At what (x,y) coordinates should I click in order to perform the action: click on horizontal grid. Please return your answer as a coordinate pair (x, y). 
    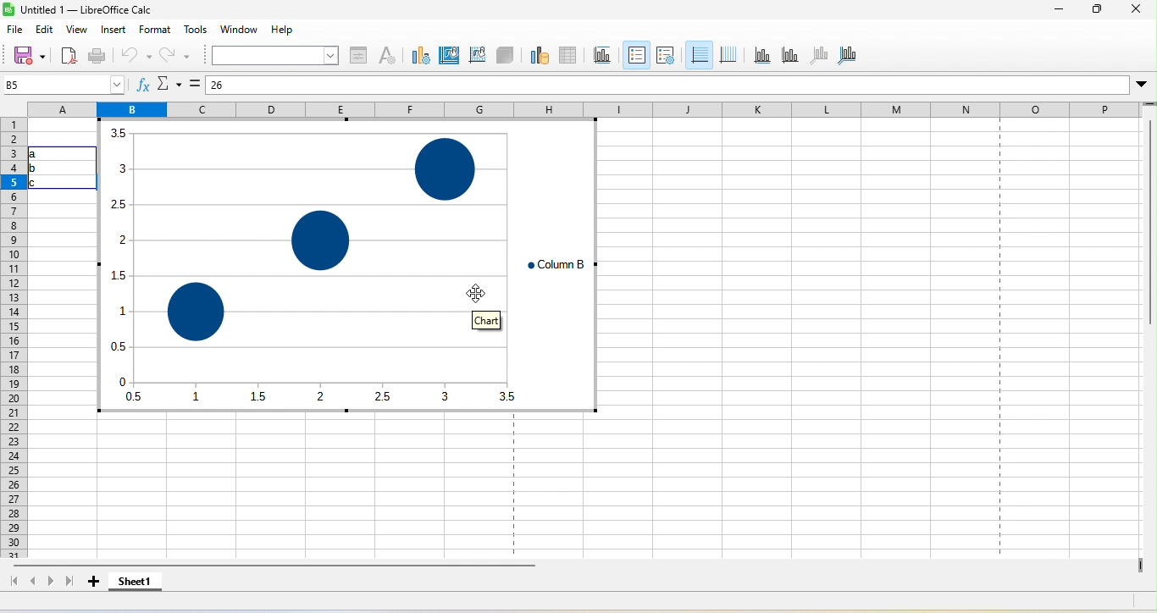
    Looking at the image, I should click on (700, 54).